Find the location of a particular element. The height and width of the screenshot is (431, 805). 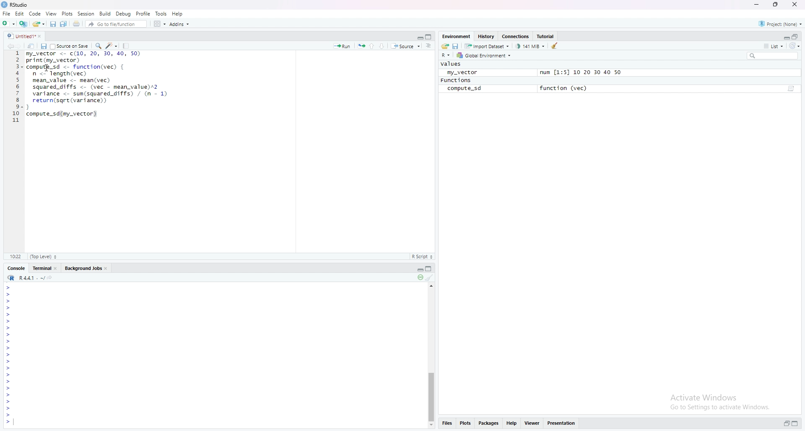

Close is located at coordinates (42, 36).